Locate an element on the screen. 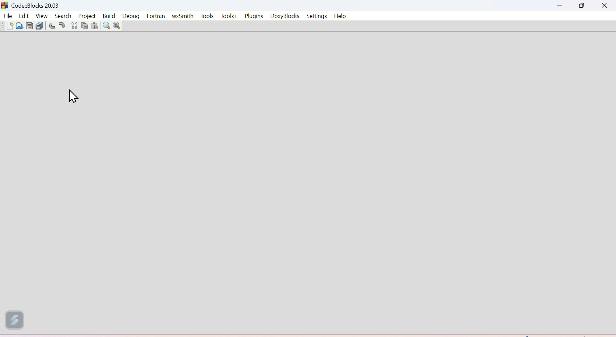   is located at coordinates (50, 27).